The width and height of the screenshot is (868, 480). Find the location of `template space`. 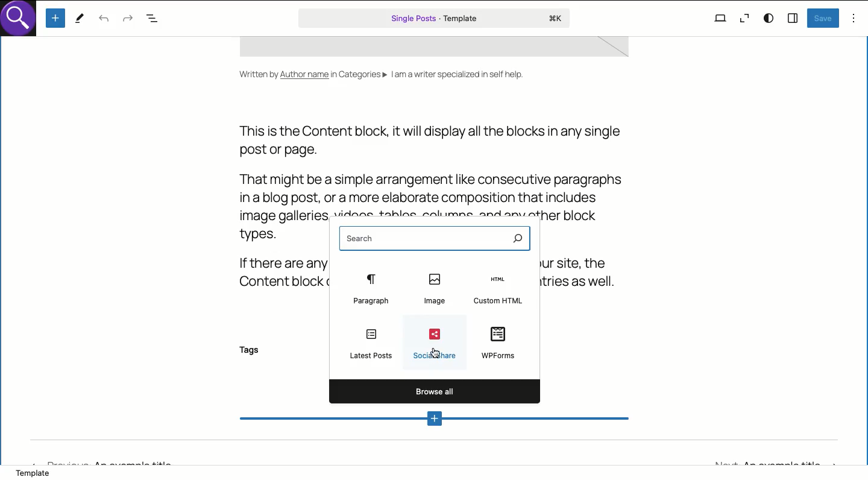

template space is located at coordinates (442, 49).